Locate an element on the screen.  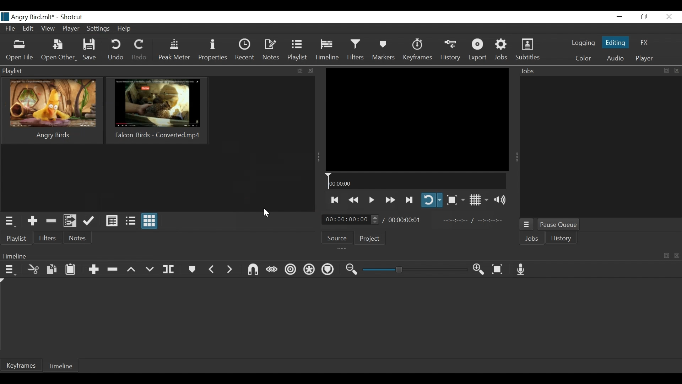
Peak Meter is located at coordinates (173, 51).